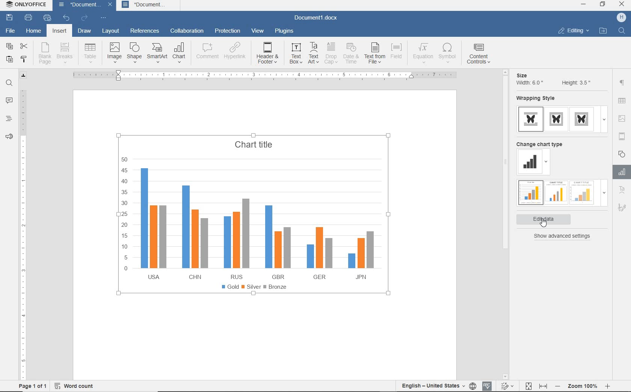  Describe the element at coordinates (622, 101) in the screenshot. I see `table` at that location.